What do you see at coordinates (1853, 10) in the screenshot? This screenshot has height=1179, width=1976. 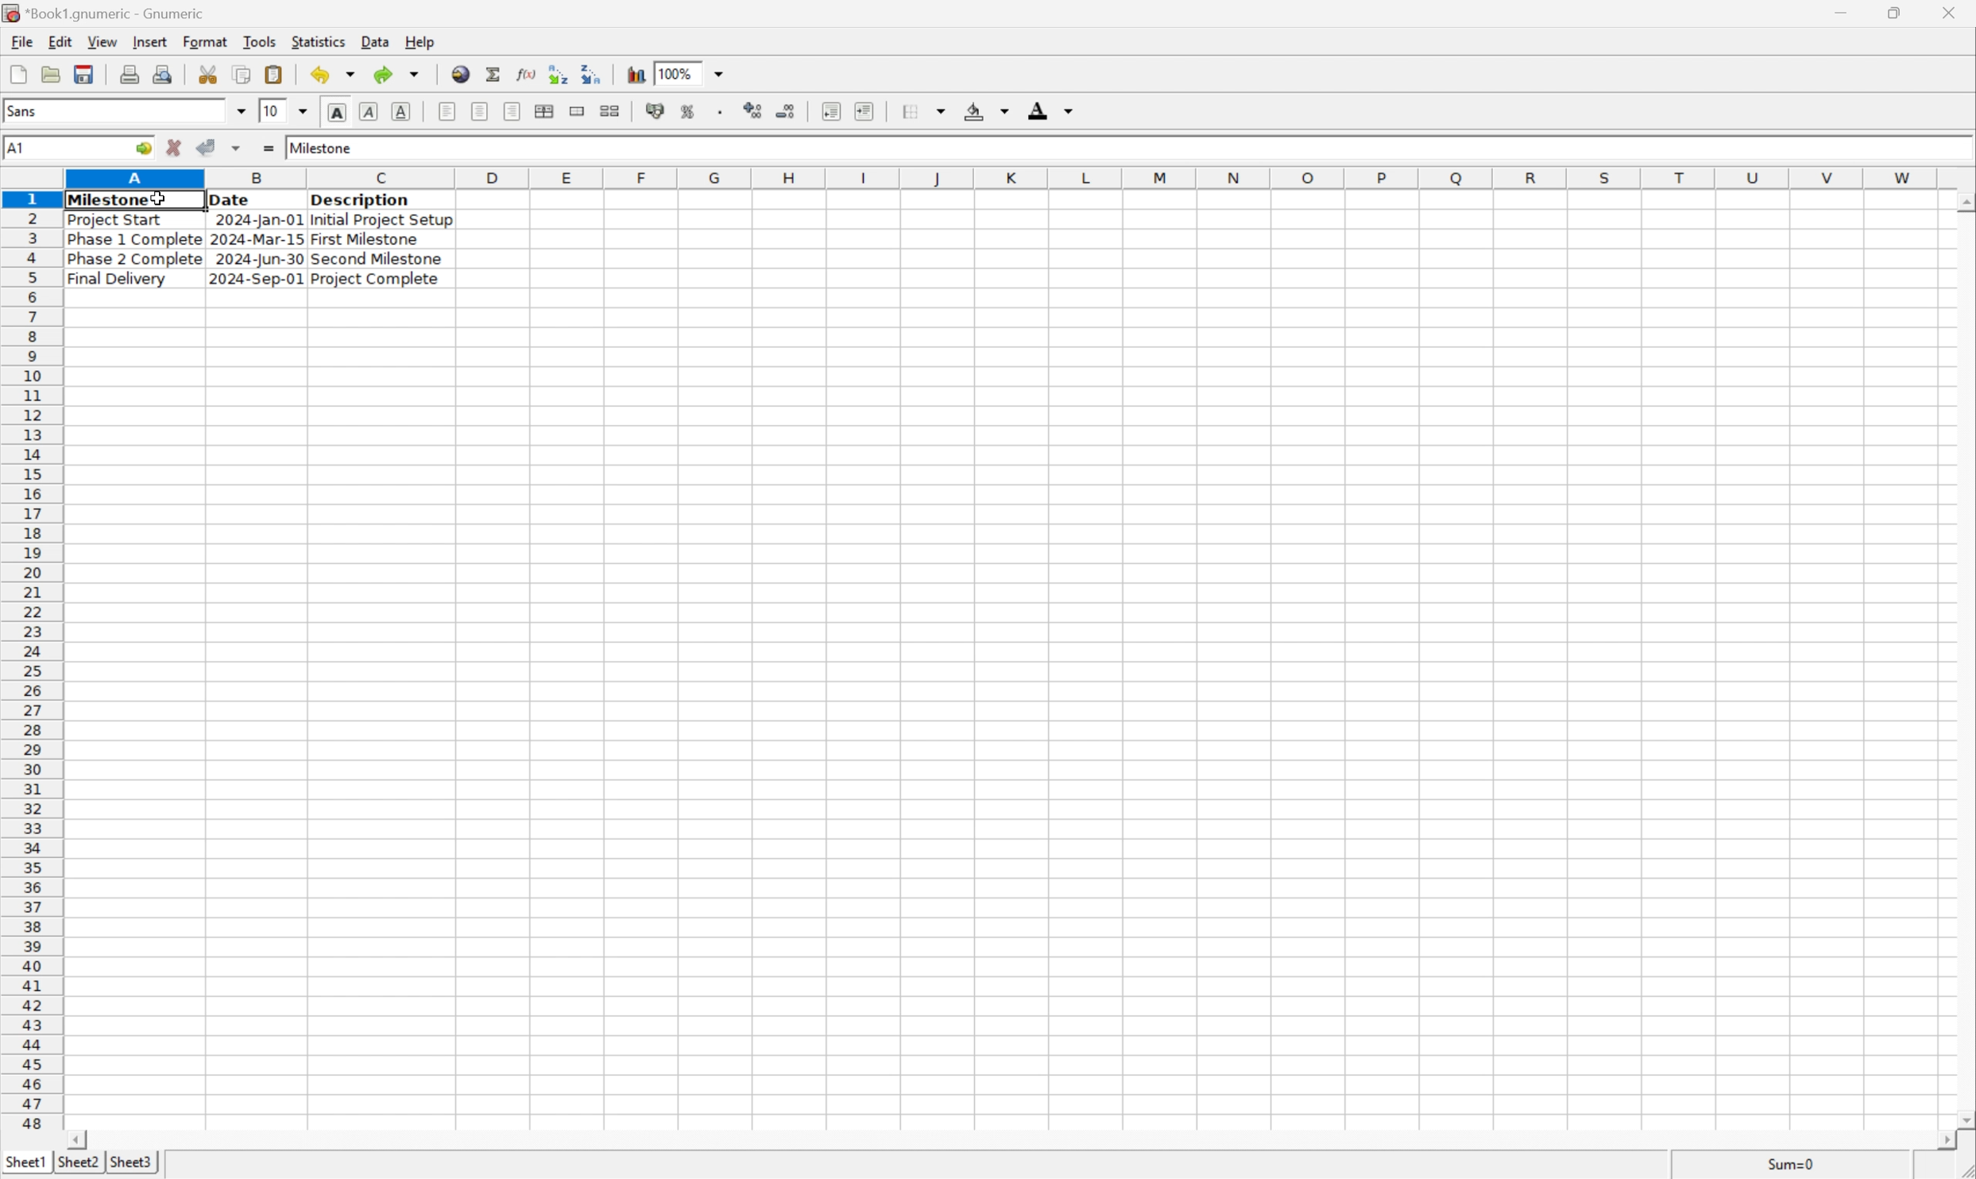 I see `minimize` at bounding box center [1853, 10].